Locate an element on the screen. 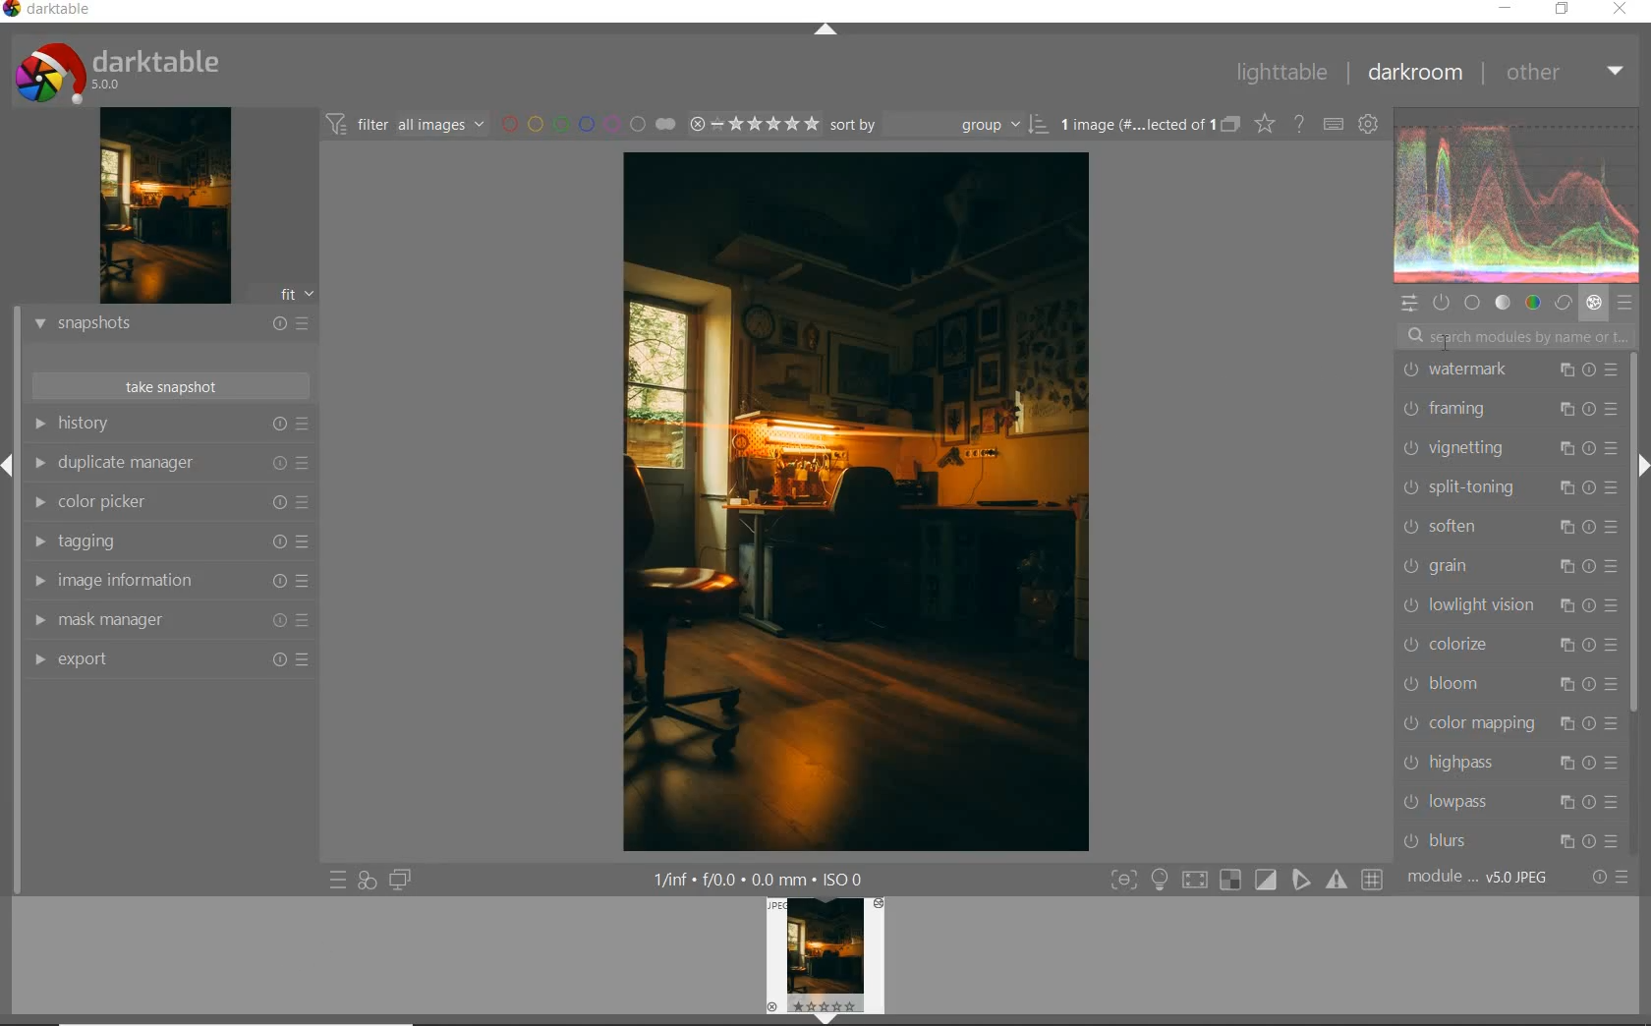 Image resolution: width=1651 pixels, height=1026 pixels. display a second darkroom image below is located at coordinates (399, 878).